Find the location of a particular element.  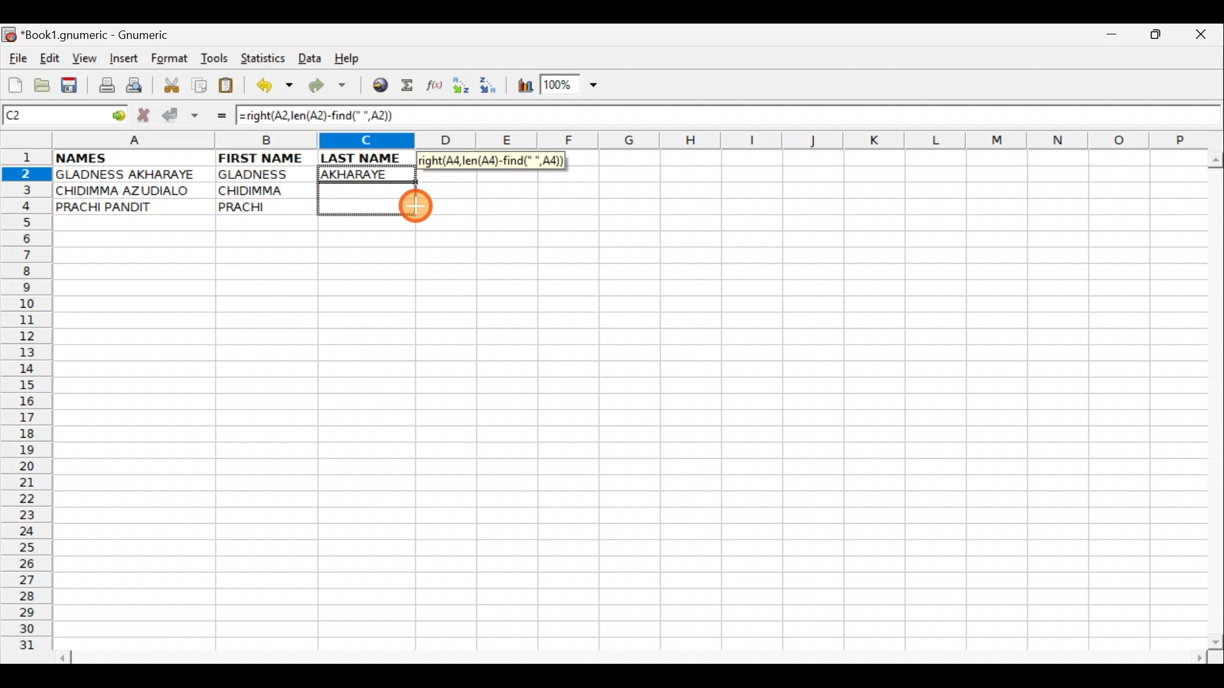

Sort Descending order is located at coordinates (492, 89).